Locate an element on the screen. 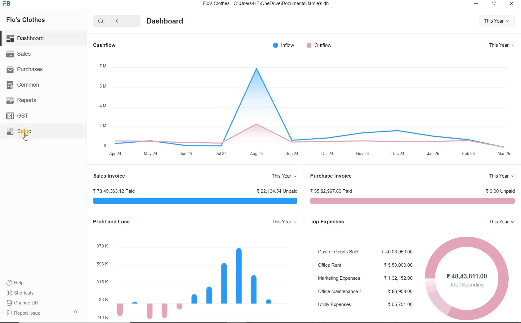 The image size is (521, 323). 870K
593K
315K
BK
240K is located at coordinates (103, 281).